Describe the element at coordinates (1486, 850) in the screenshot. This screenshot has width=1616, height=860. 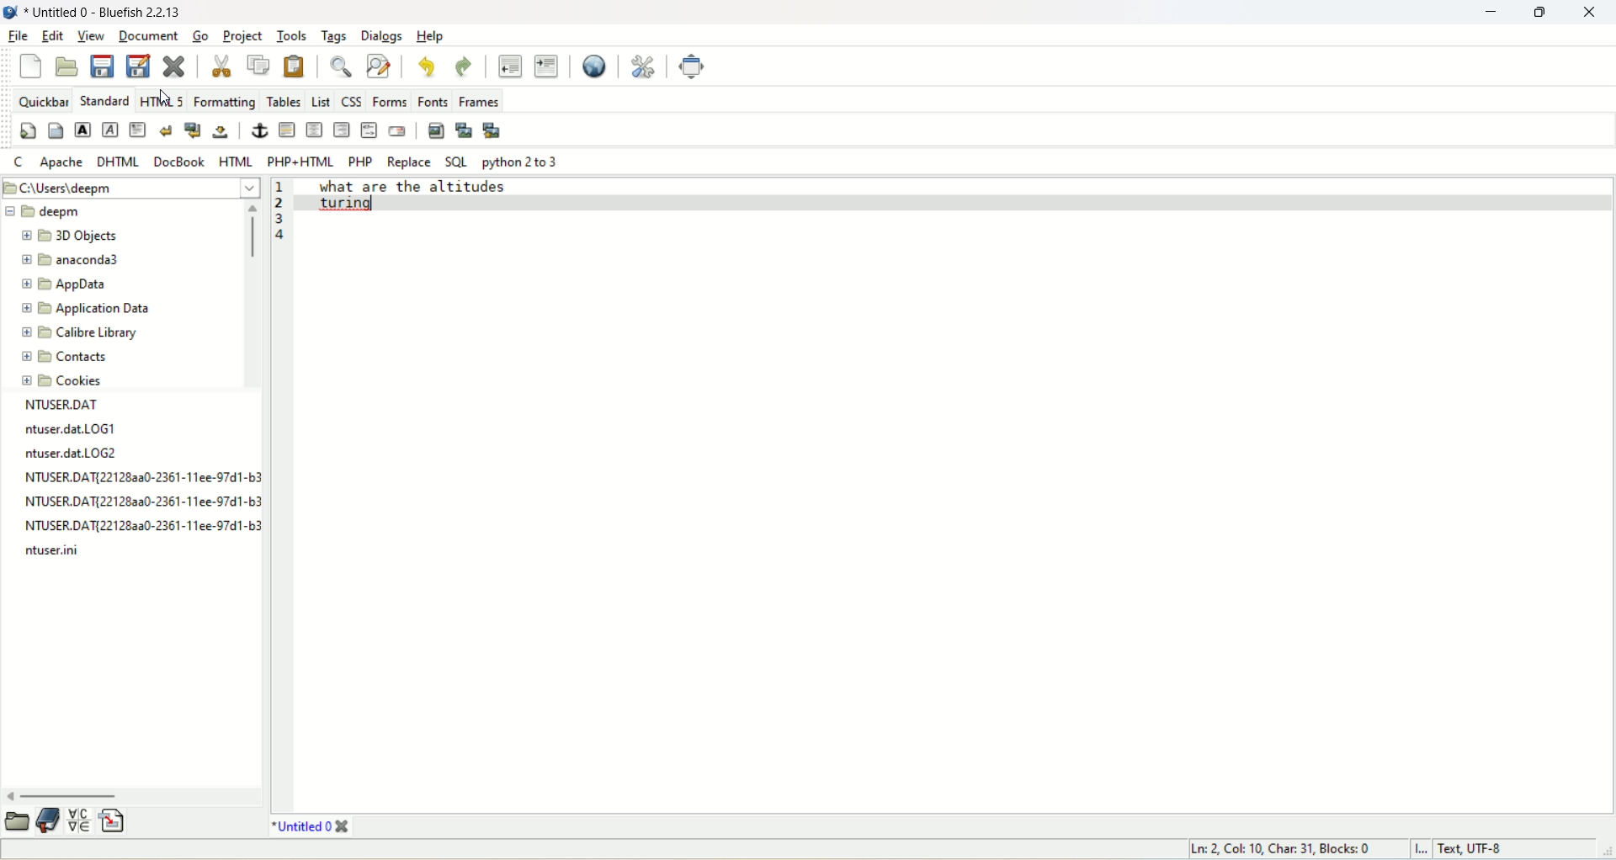
I see `text, UTF-8` at that location.